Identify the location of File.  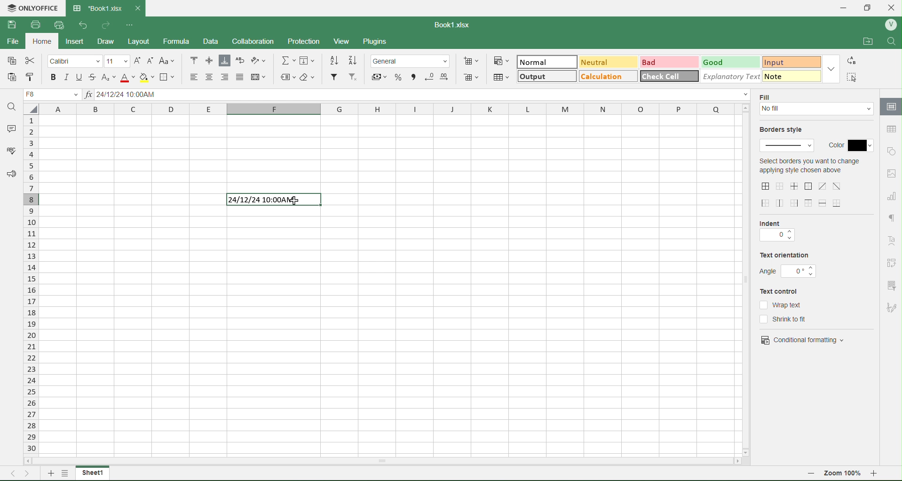
(15, 43).